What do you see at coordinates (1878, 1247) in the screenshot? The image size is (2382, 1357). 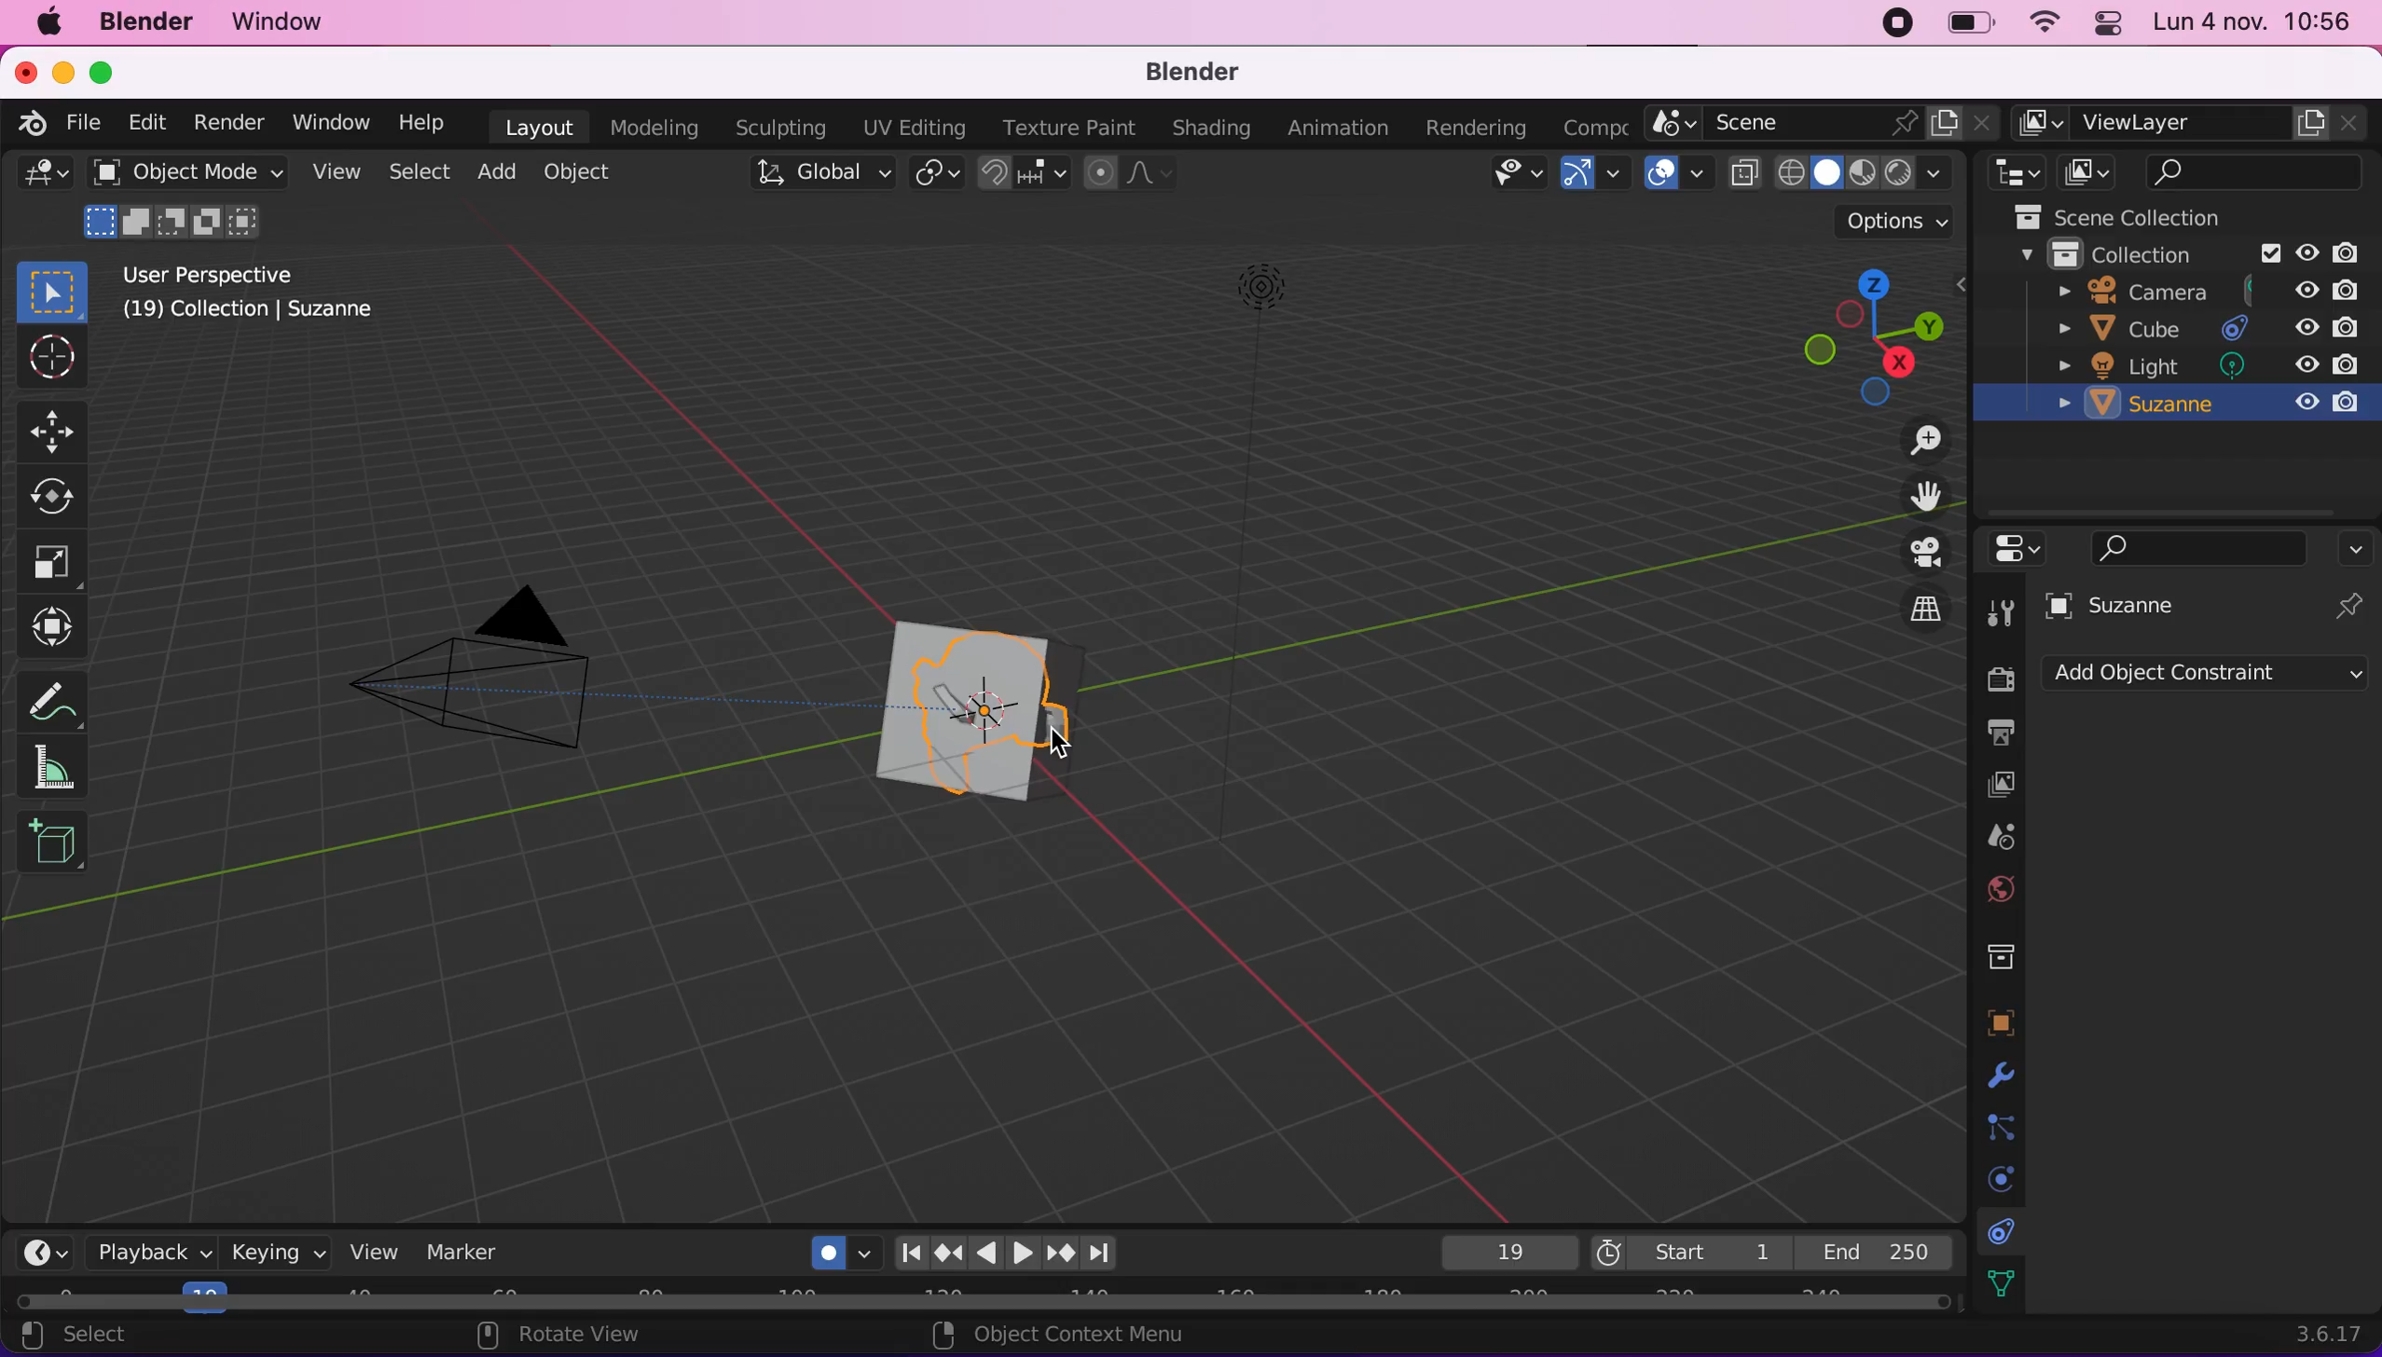 I see `final frame` at bounding box center [1878, 1247].